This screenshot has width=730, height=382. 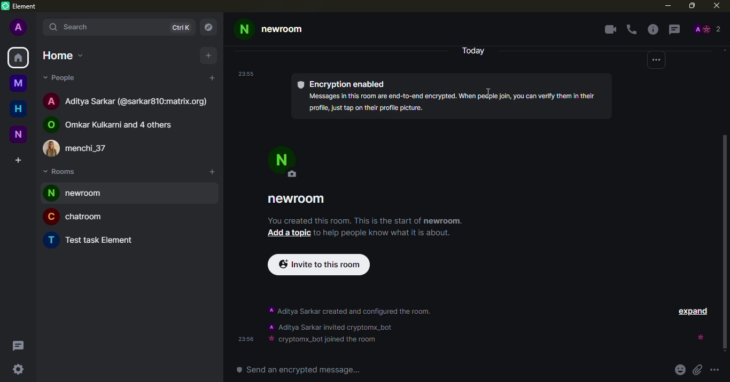 I want to click on scroll bar, so click(x=727, y=243).